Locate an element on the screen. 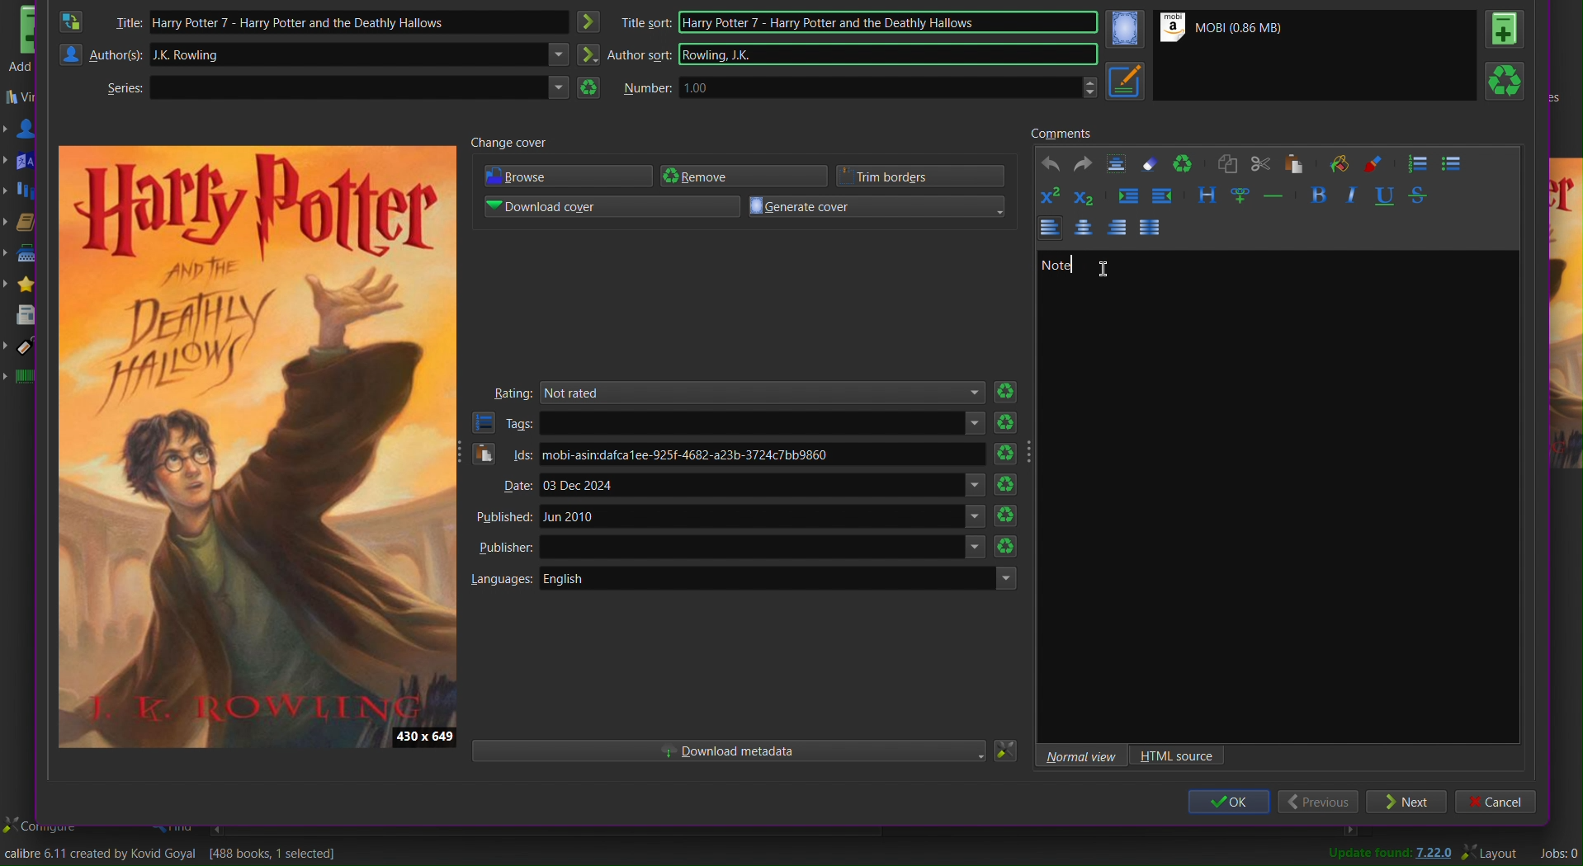 Image resolution: width=1583 pixels, height=866 pixels. Published is located at coordinates (503, 519).